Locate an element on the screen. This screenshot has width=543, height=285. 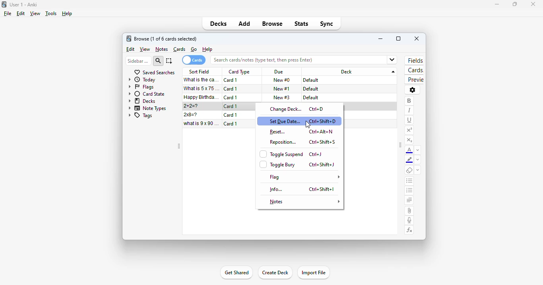
toggle sidebar is located at coordinates (400, 146).